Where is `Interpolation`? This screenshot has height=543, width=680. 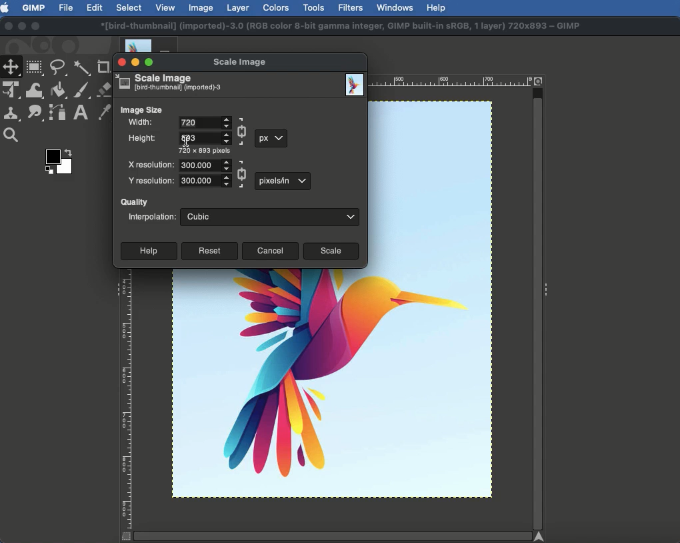
Interpolation is located at coordinates (149, 218).